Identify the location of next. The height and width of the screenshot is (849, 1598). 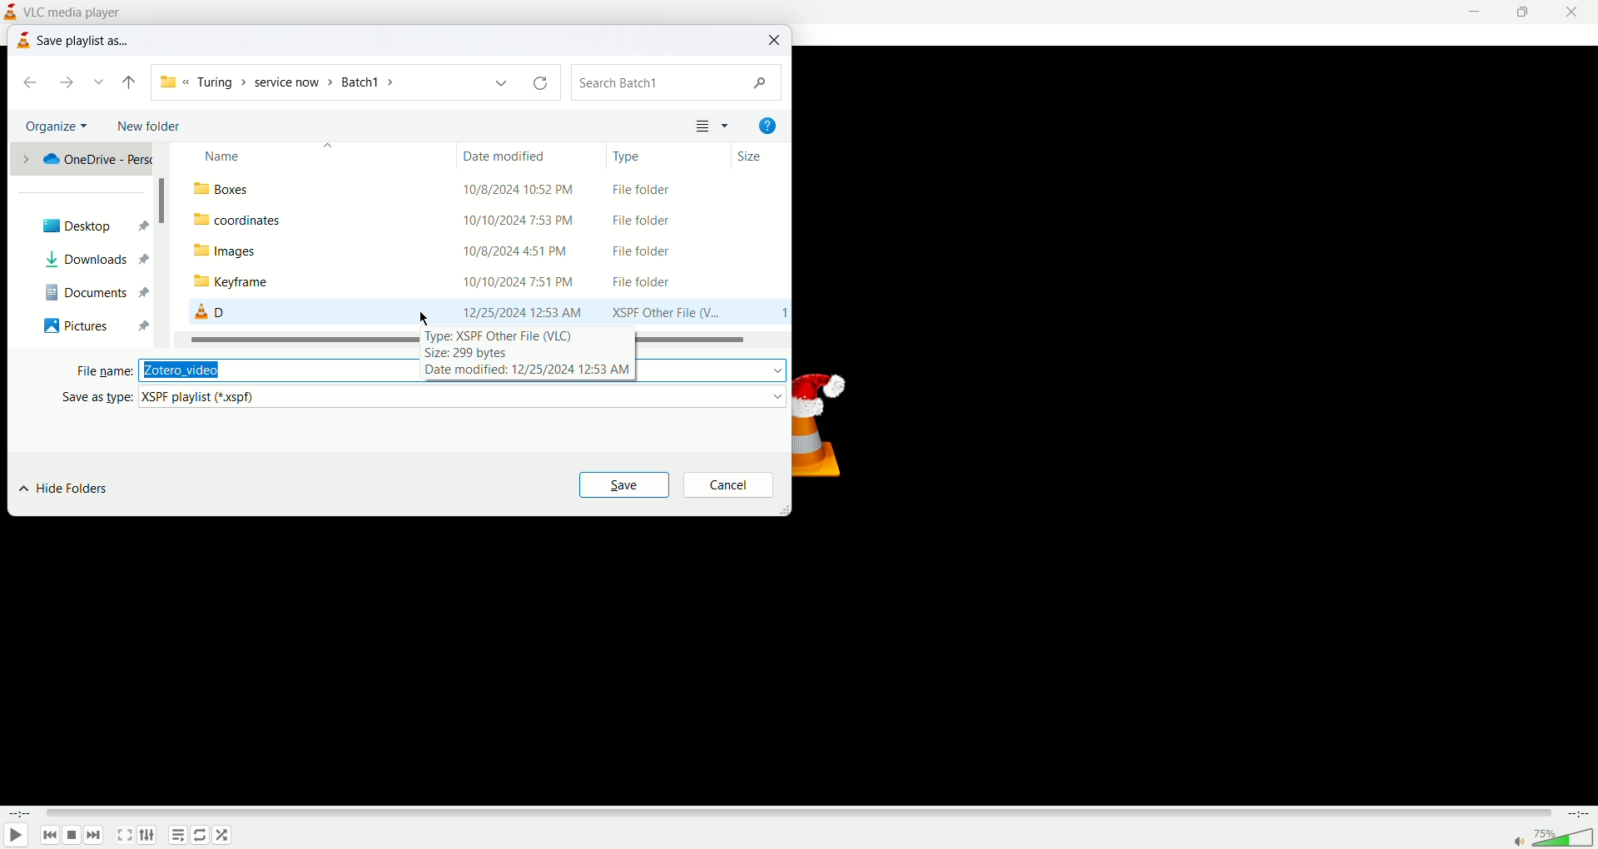
(72, 83).